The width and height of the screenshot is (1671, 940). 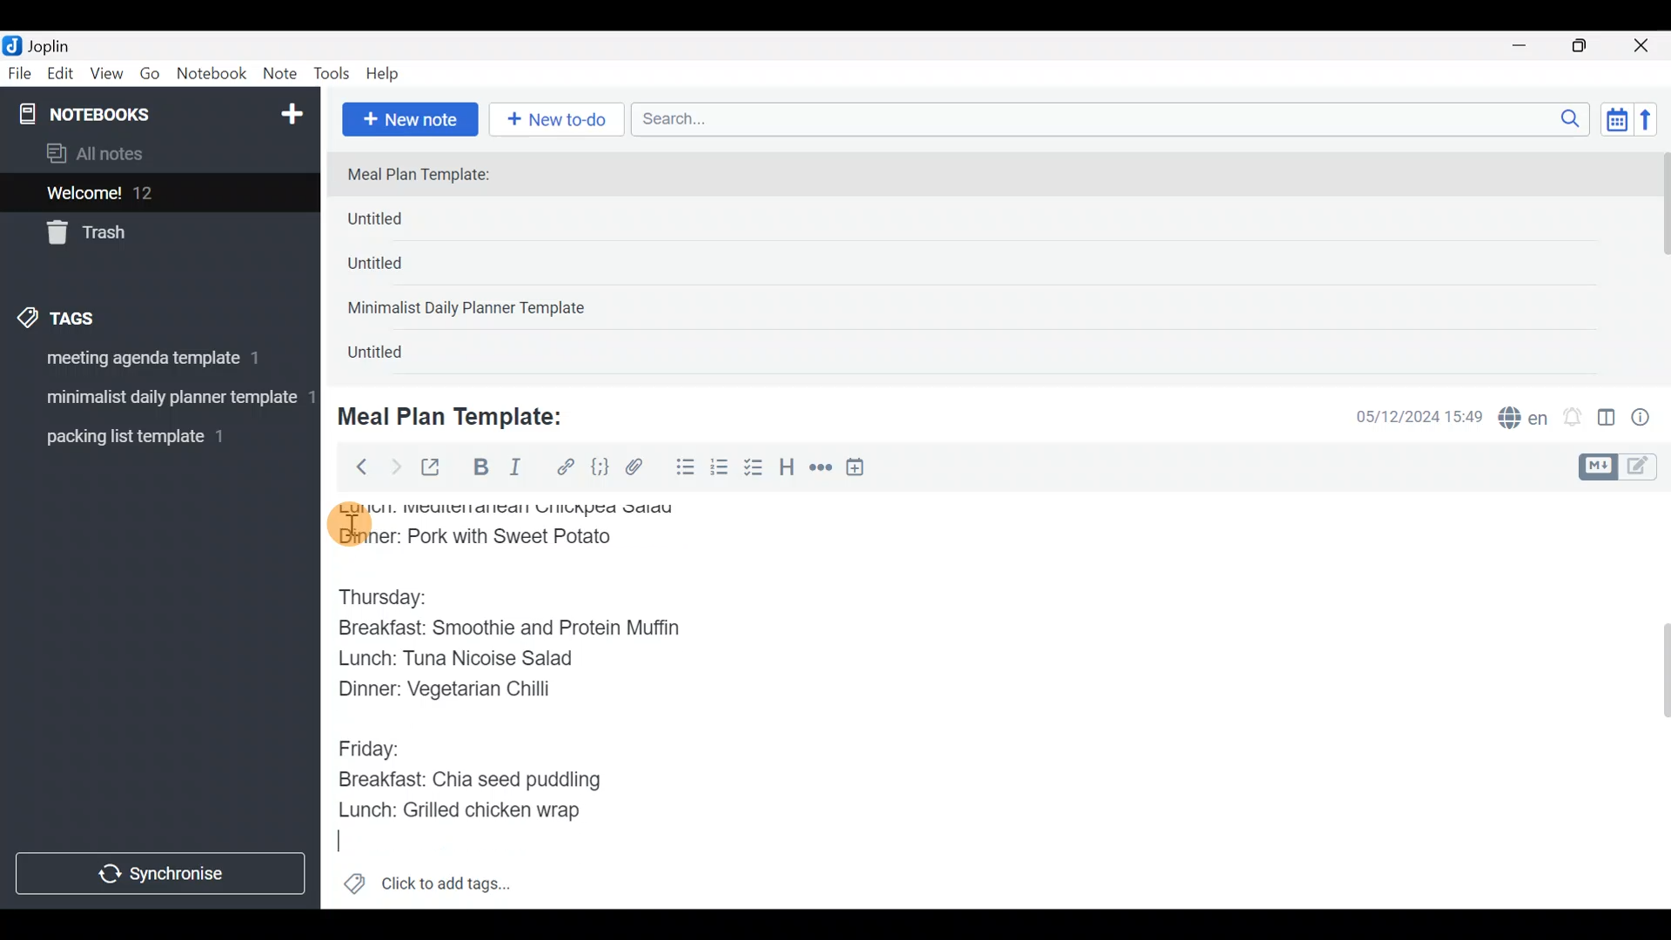 What do you see at coordinates (1574, 419) in the screenshot?
I see `Set alarm` at bounding box center [1574, 419].